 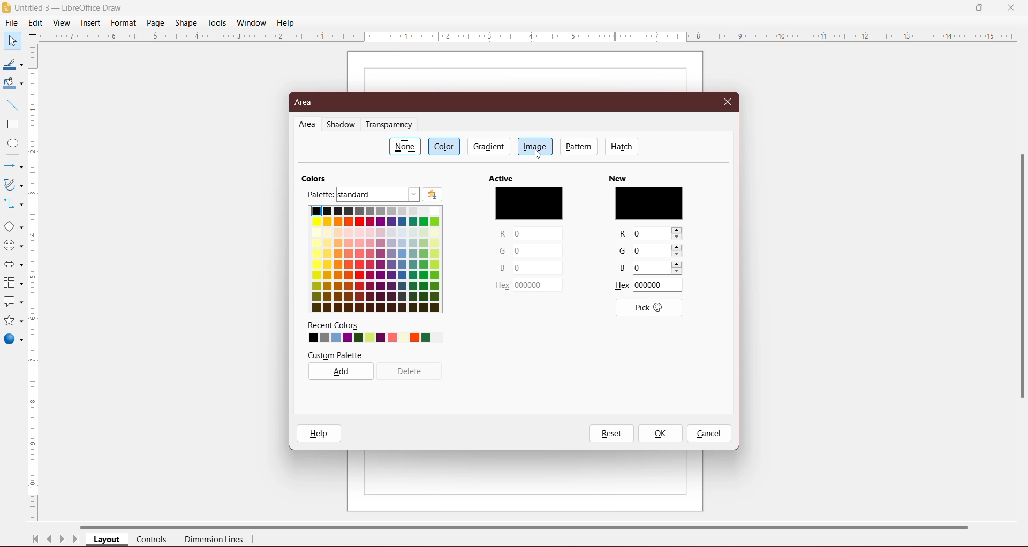 I want to click on Active, so click(x=526, y=178).